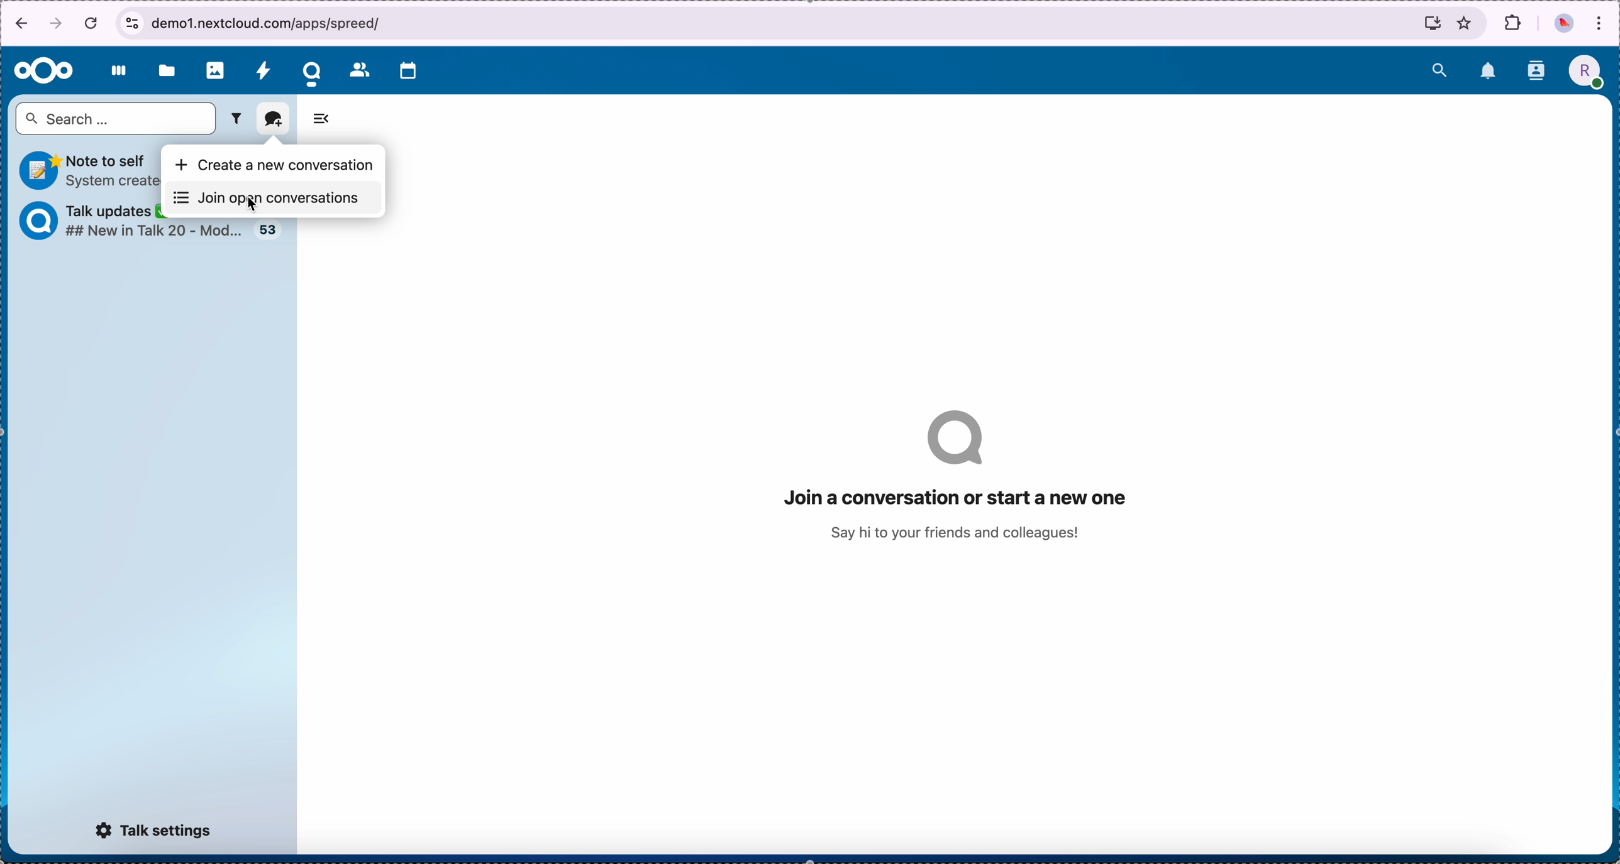 The image size is (1620, 864). I want to click on browser bar, so click(806, 24).